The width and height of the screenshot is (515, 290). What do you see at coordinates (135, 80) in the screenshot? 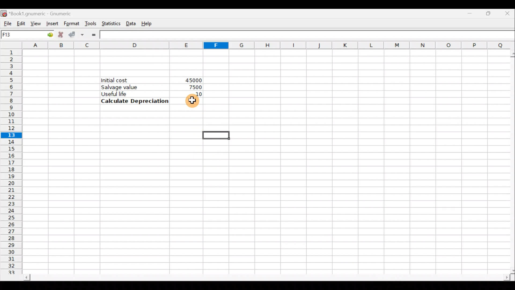
I see `Initial cost` at bounding box center [135, 80].